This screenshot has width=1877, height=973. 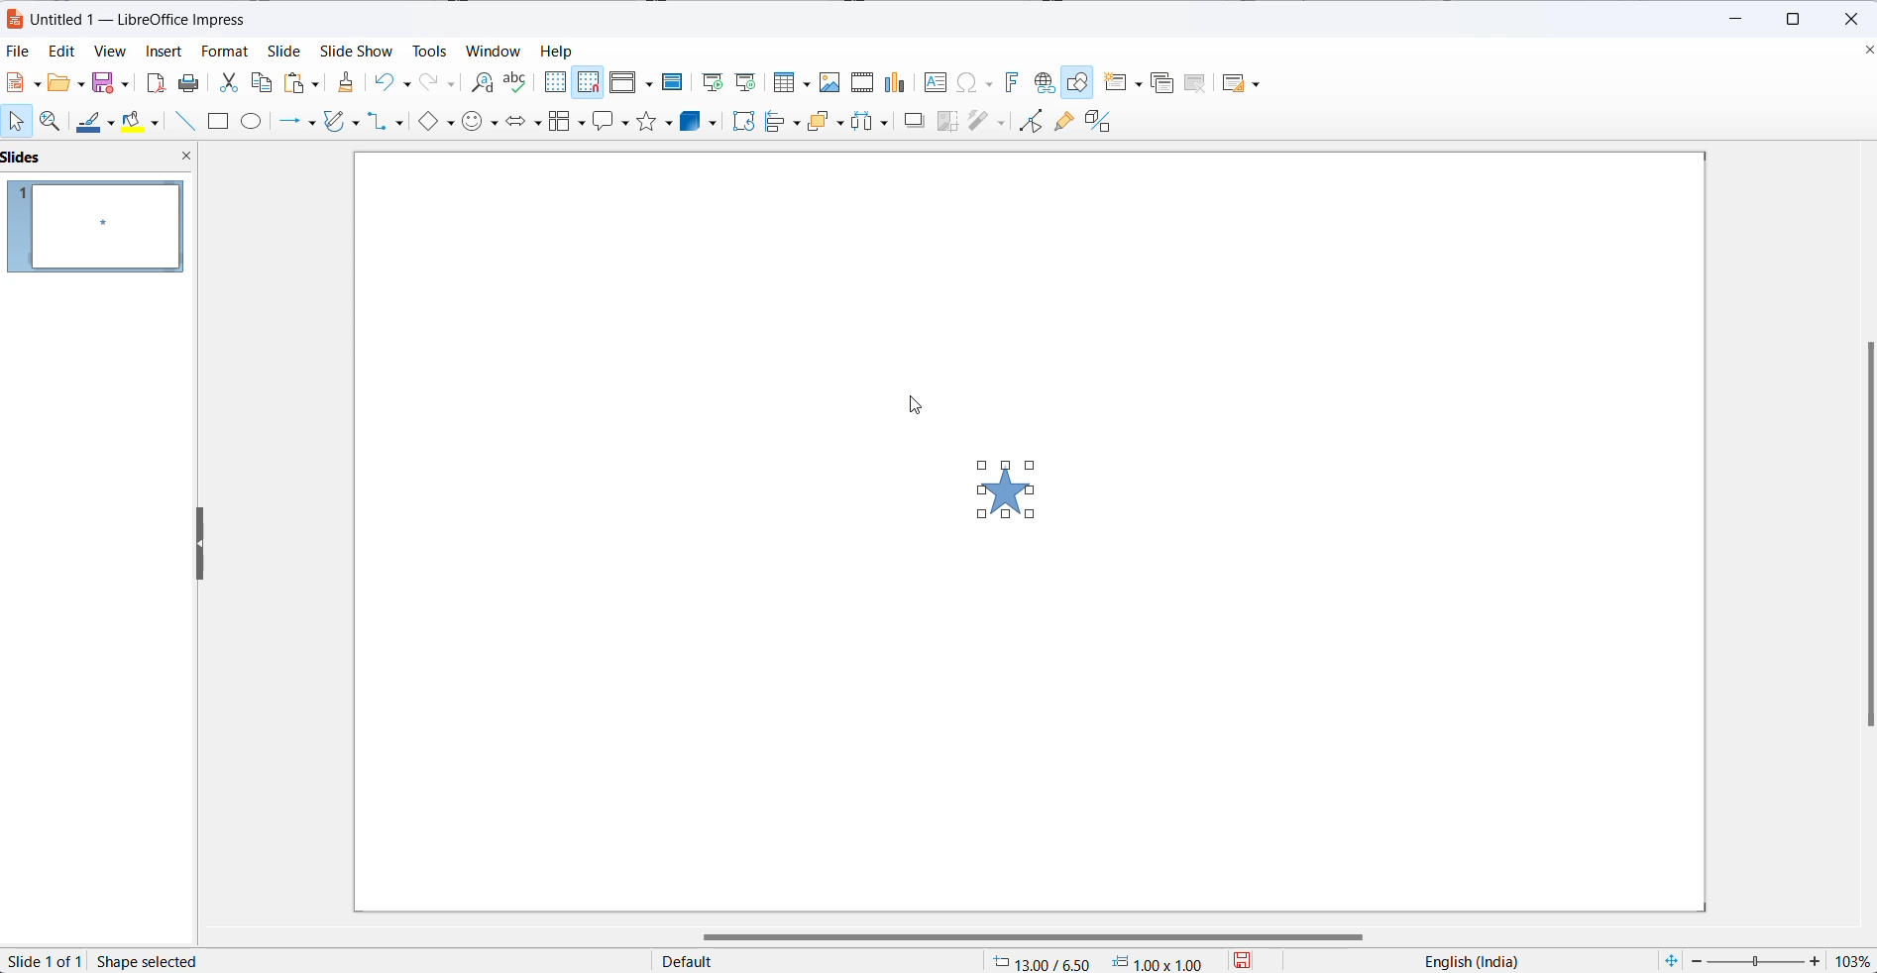 I want to click on zoom and pan, so click(x=54, y=120).